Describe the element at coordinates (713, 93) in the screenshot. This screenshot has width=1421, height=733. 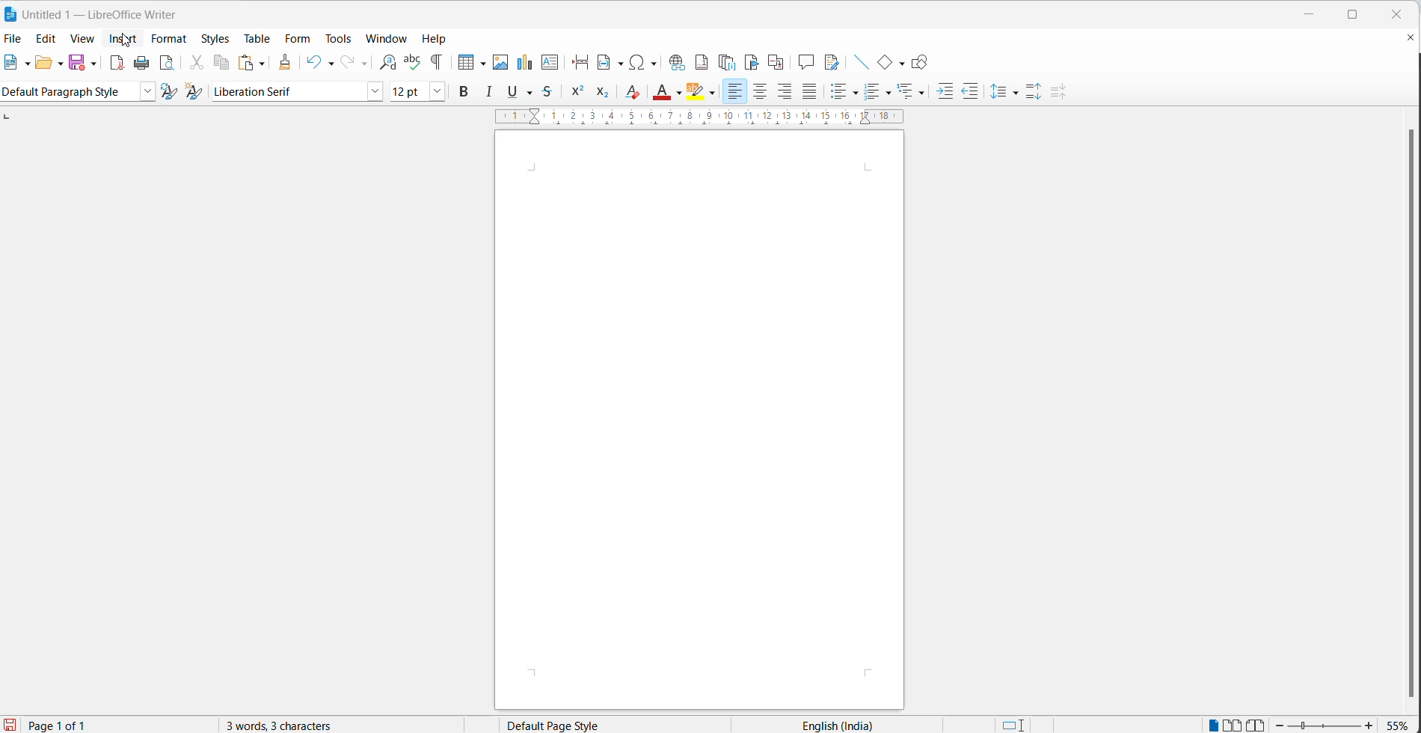
I see `character highlighting` at that location.